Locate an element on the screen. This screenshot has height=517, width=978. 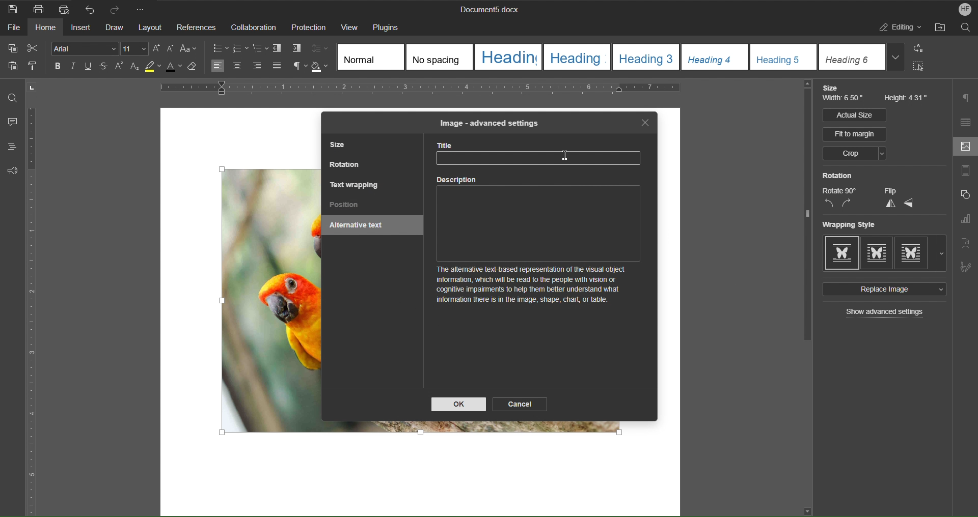
Image Settings is located at coordinates (963, 148).